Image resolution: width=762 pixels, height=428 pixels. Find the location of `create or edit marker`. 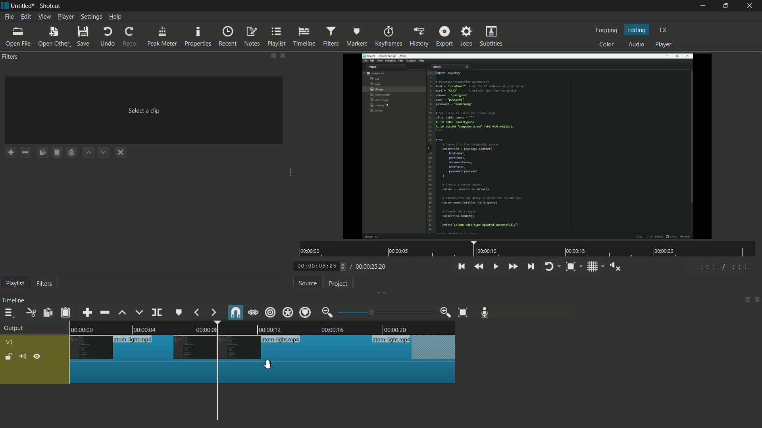

create or edit marker is located at coordinates (179, 313).